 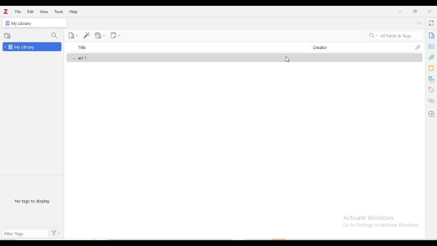 I want to click on view, so click(x=44, y=12).